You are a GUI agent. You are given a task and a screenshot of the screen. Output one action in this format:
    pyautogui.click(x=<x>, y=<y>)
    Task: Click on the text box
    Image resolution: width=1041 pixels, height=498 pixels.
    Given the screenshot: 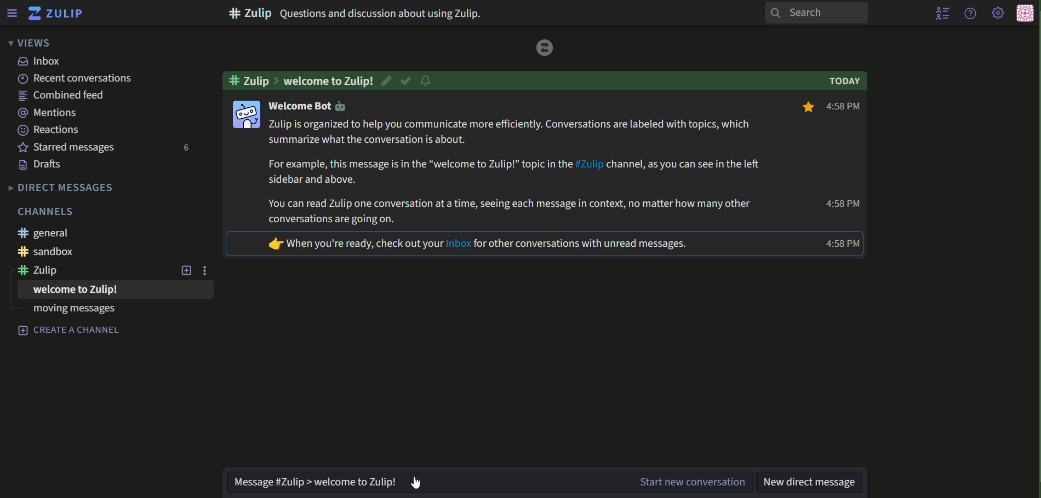 What is the action you would take?
    pyautogui.click(x=492, y=482)
    